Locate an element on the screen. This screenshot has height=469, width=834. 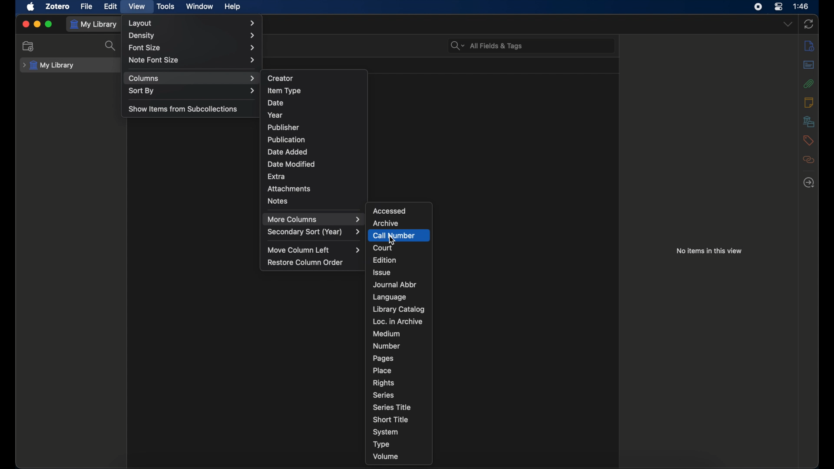
publisher is located at coordinates (284, 127).